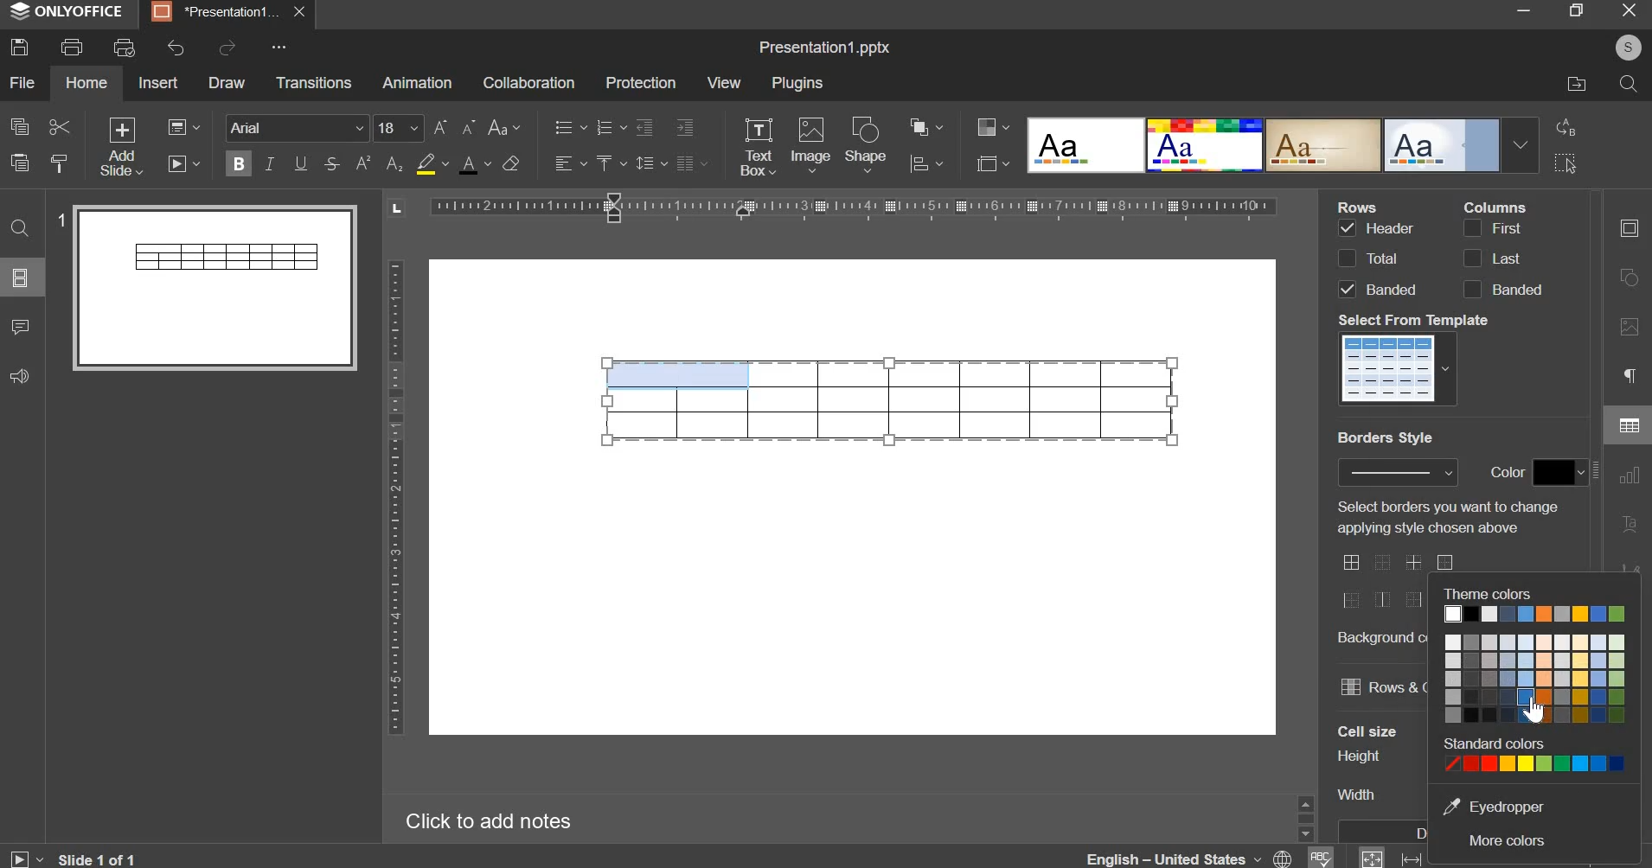 The width and height of the screenshot is (1652, 868). What do you see at coordinates (824, 48) in the screenshot?
I see `Title` at bounding box center [824, 48].